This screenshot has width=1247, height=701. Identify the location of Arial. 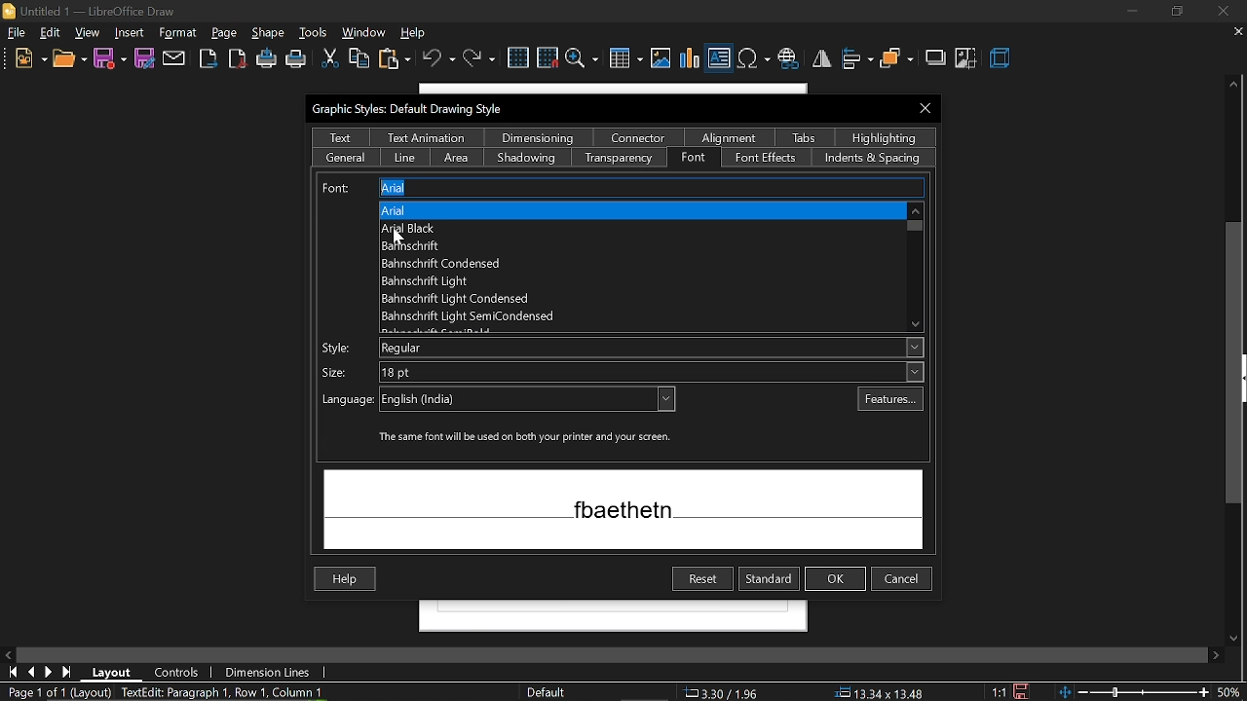
(405, 211).